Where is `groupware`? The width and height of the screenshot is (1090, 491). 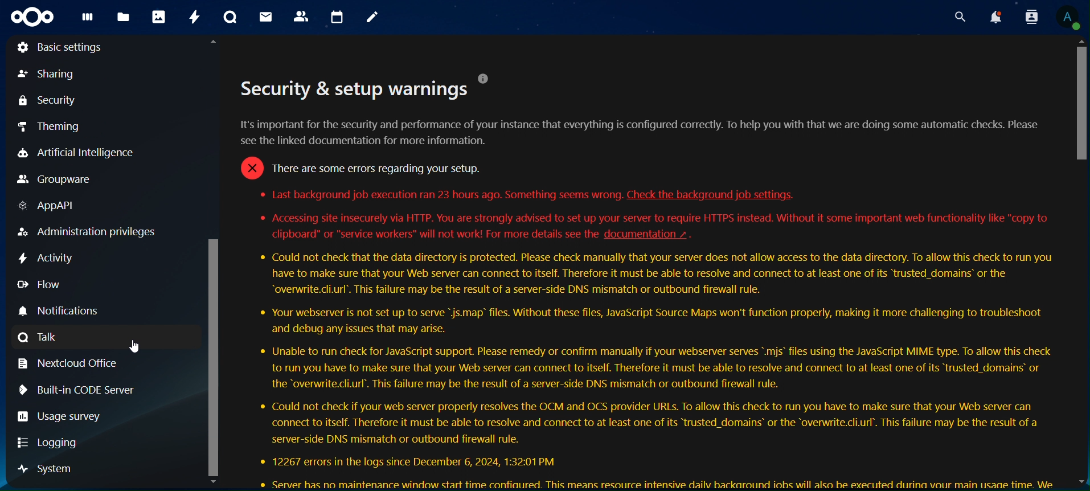 groupware is located at coordinates (55, 179).